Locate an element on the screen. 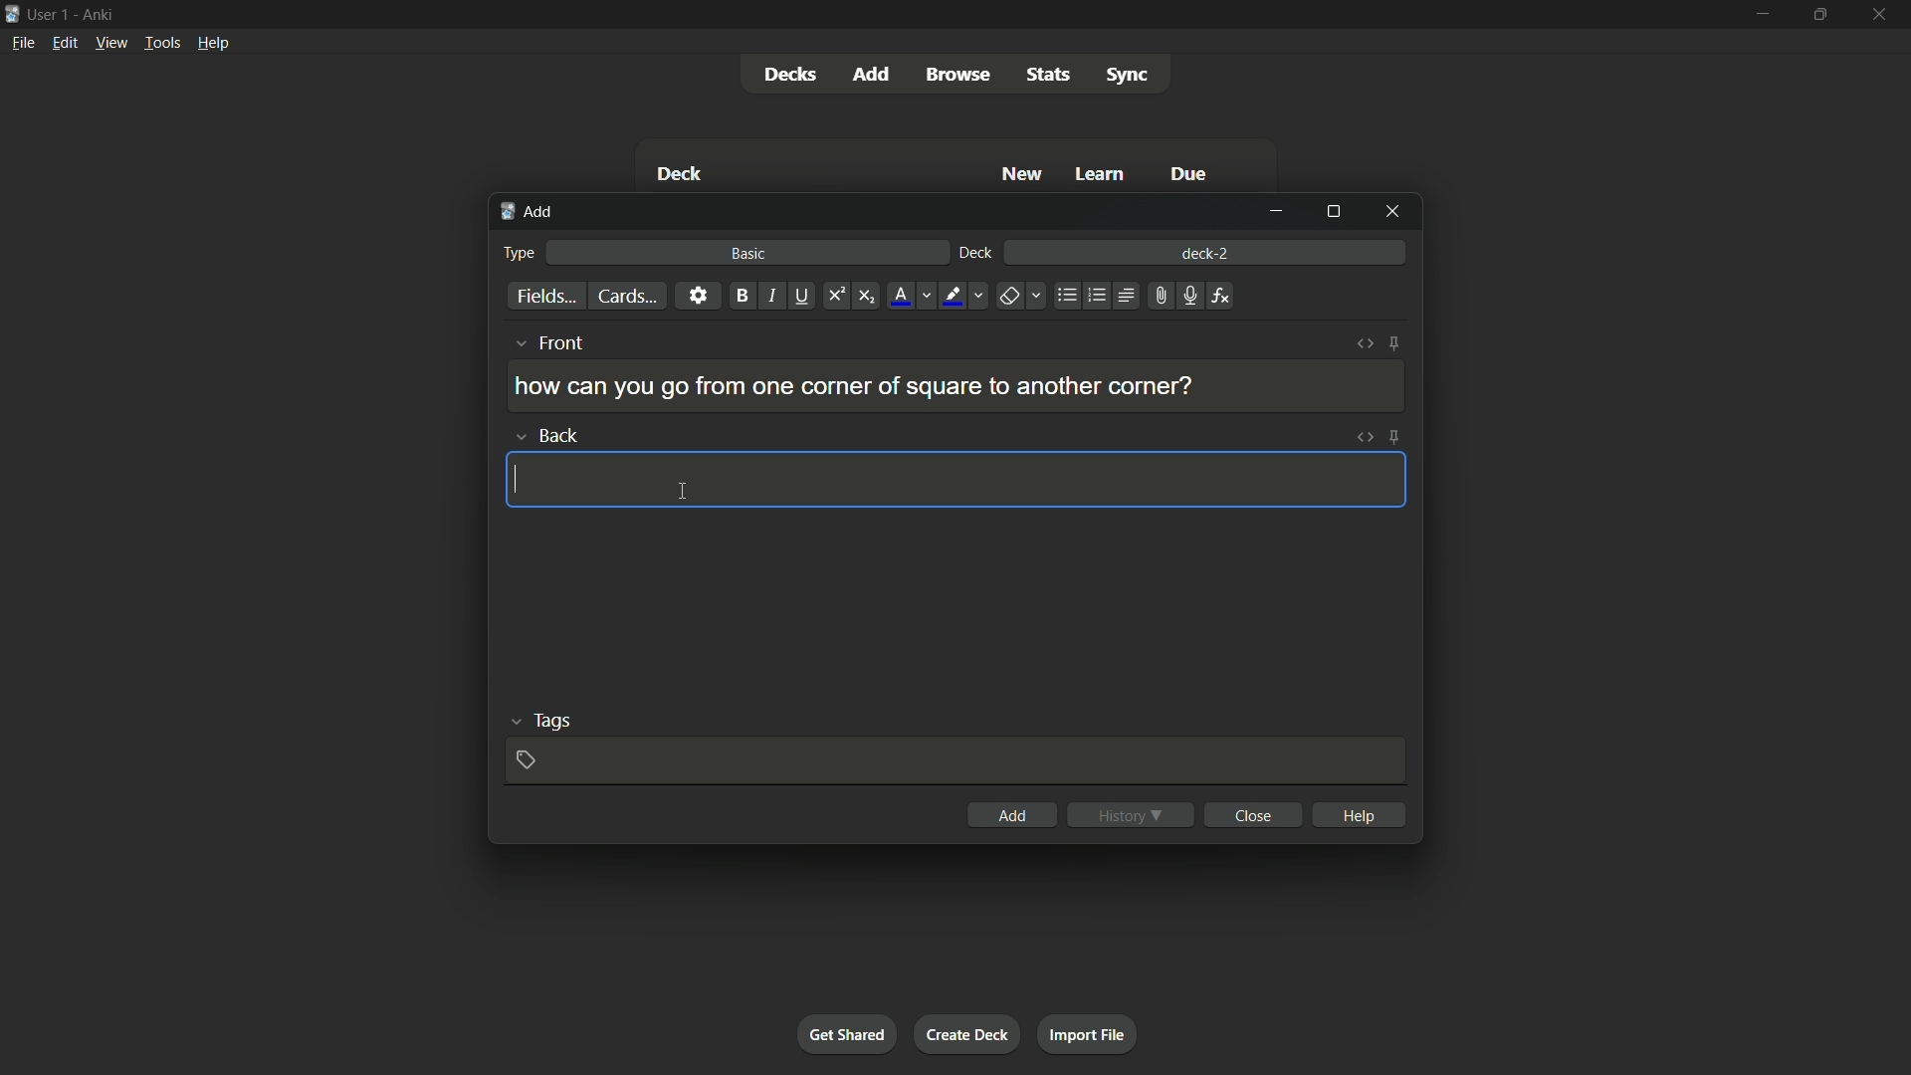 The width and height of the screenshot is (1911, 1075). add tag is located at coordinates (530, 760).